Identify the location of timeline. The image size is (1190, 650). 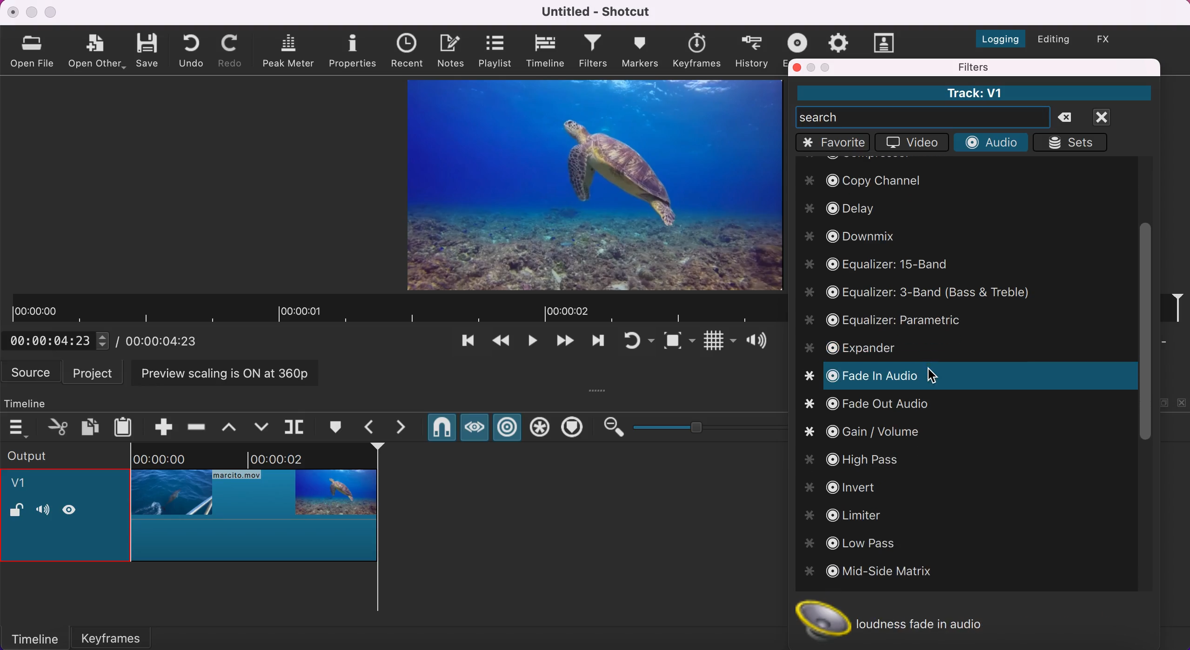
(34, 637).